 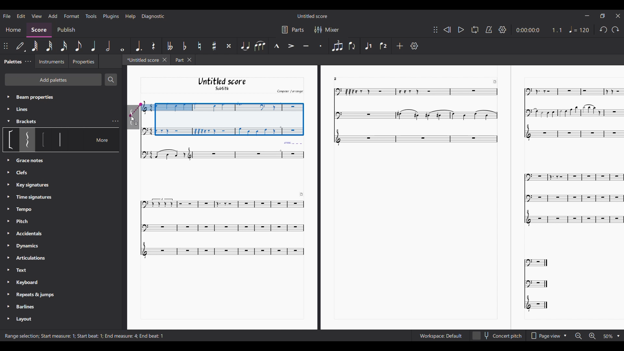 I want to click on Rewind, so click(x=447, y=30).